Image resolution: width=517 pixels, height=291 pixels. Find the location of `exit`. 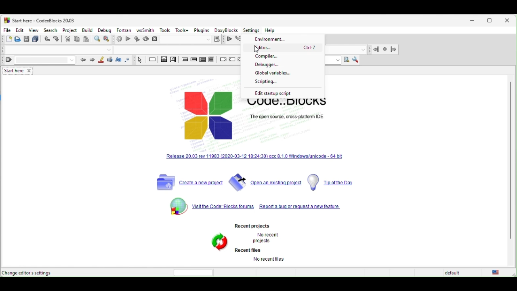

exit is located at coordinates (195, 60).